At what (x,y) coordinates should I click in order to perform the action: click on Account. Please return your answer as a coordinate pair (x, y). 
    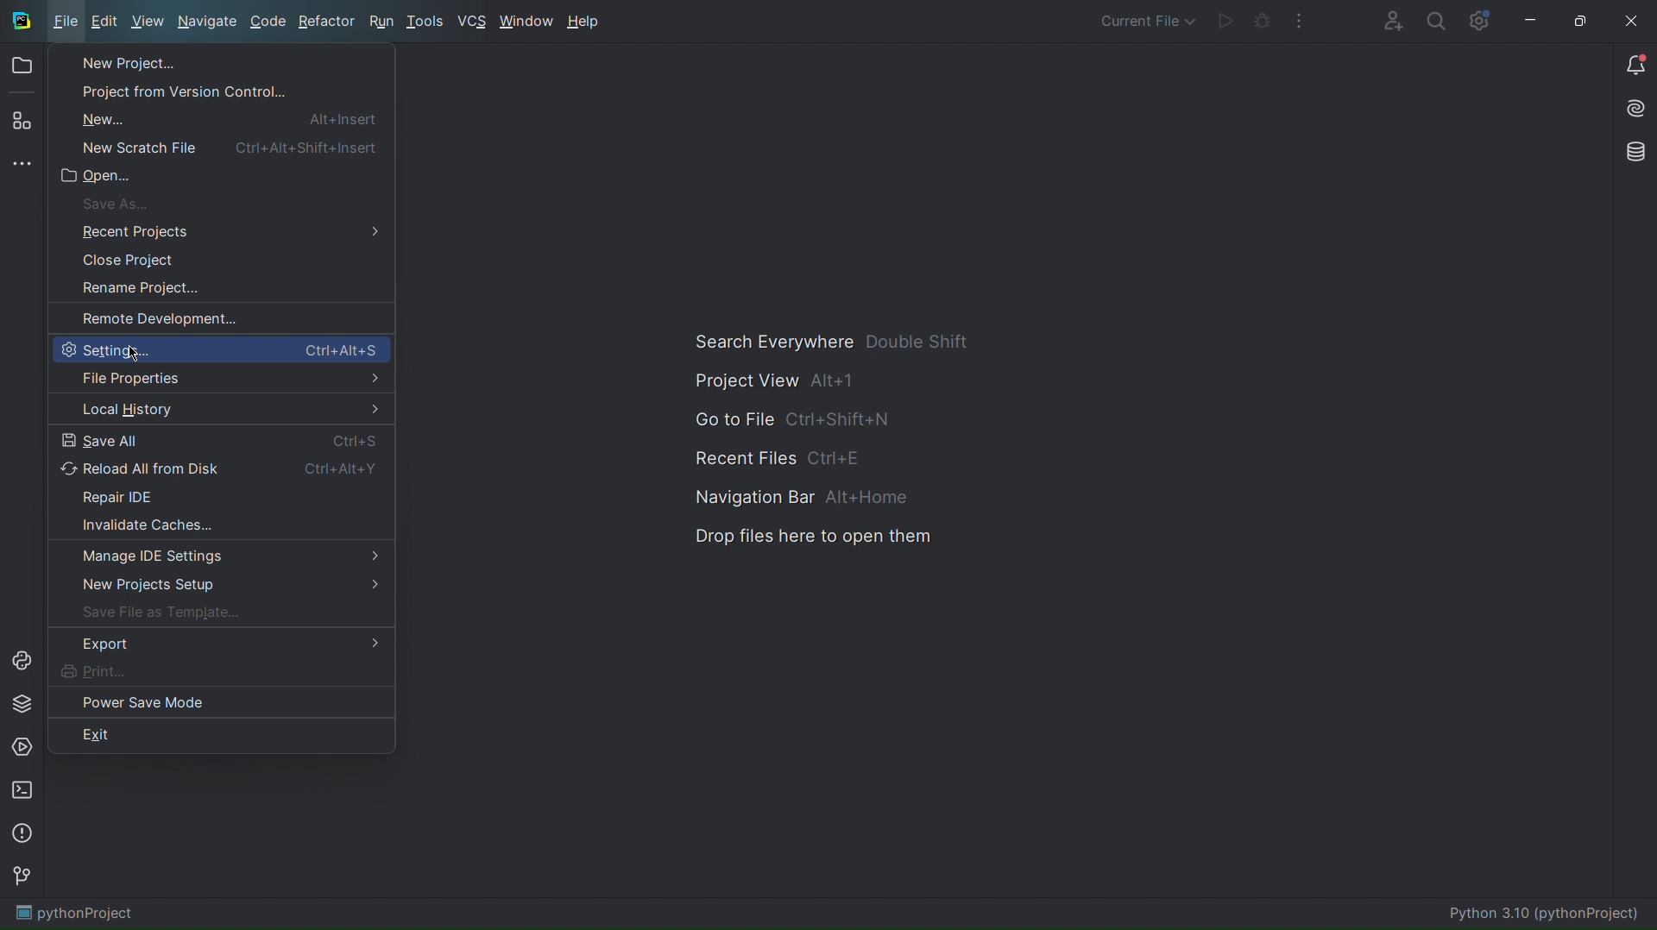
    Looking at the image, I should click on (1389, 20).